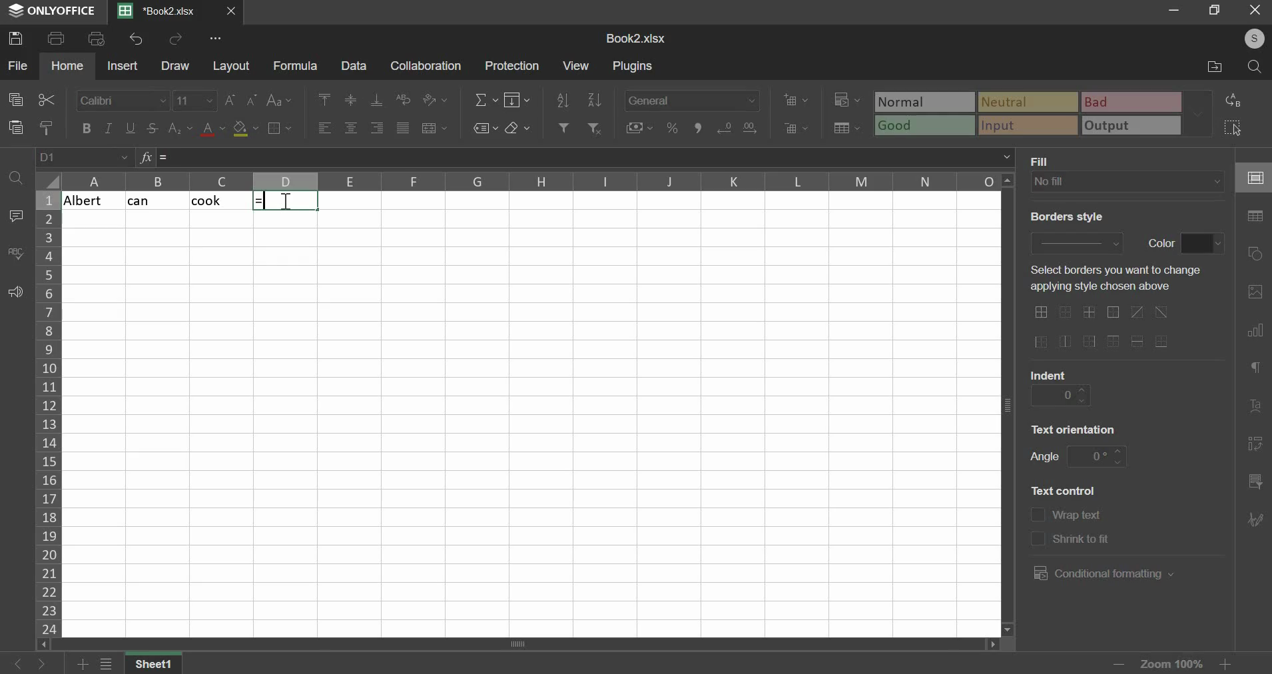 The width and height of the screenshot is (1272, 674). Describe the element at coordinates (17, 663) in the screenshot. I see `go back` at that location.